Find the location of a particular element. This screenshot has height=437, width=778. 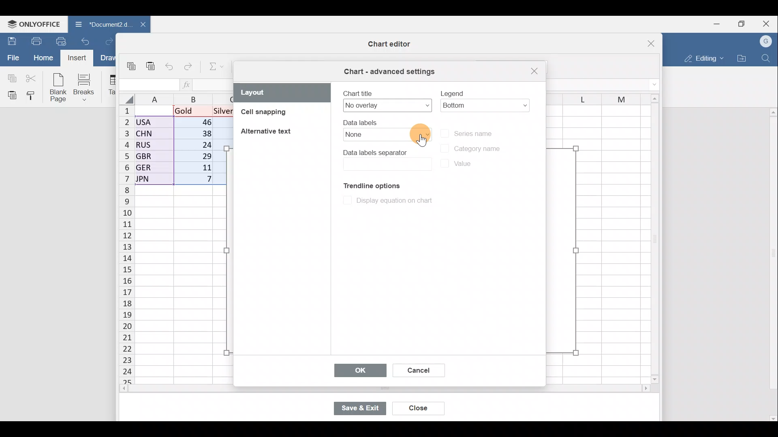

Close is located at coordinates (643, 45).